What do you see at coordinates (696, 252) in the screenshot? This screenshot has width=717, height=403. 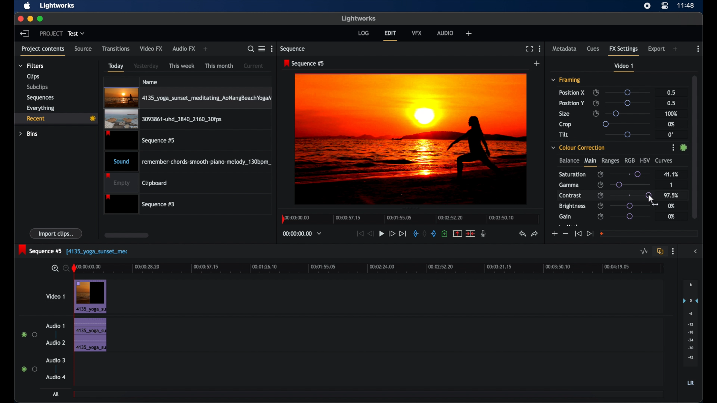 I see `sidebar` at bounding box center [696, 252].